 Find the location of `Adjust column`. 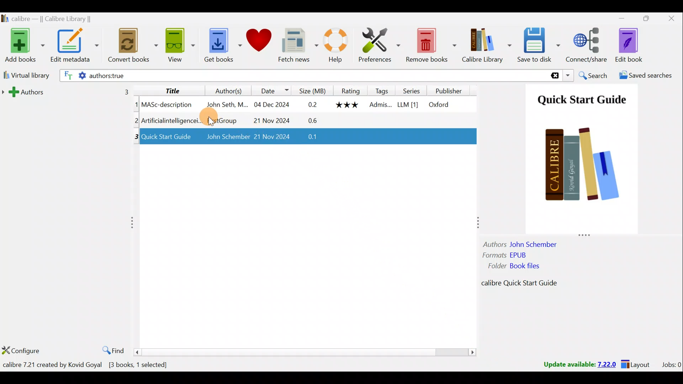

Adjust column is located at coordinates (135, 223).